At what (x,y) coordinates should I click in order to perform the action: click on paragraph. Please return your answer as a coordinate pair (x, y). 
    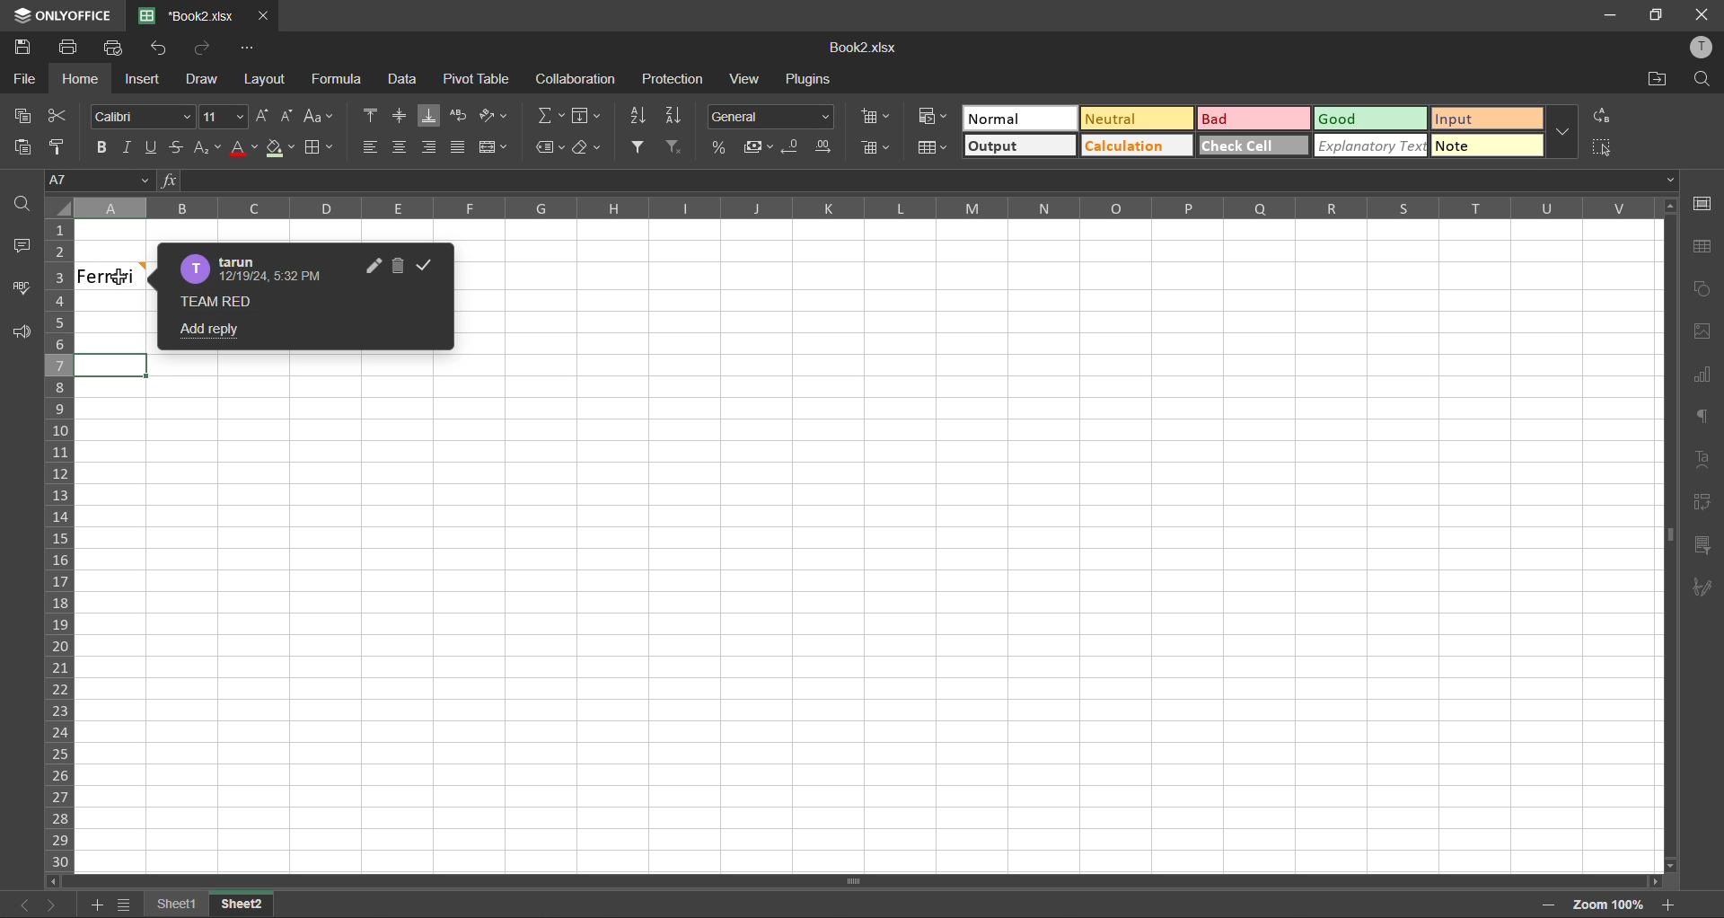
    Looking at the image, I should click on (1701, 418).